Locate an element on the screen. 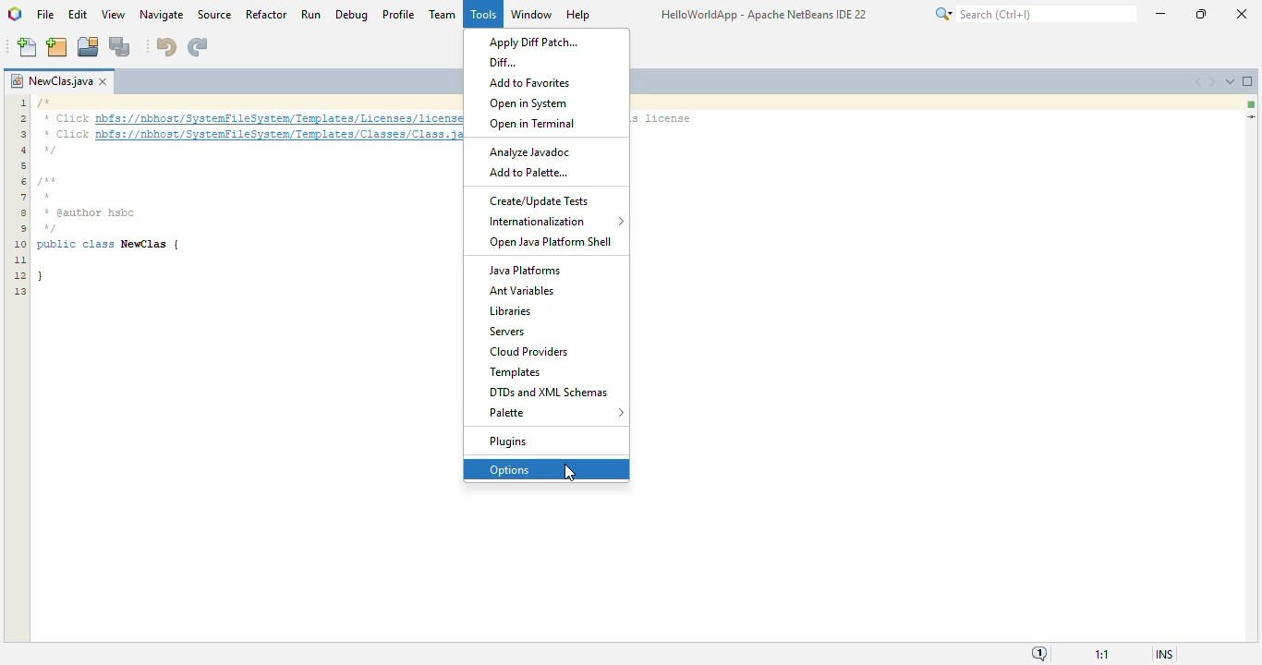  internationalization is located at coordinates (557, 222).